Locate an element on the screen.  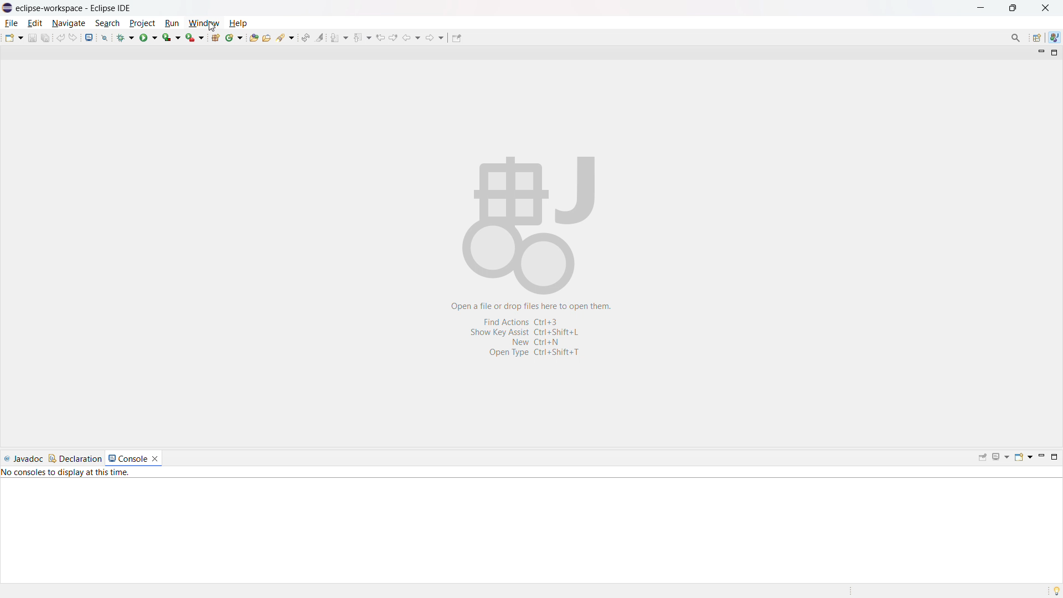
eclipse-workspace-Eclipse IDE is located at coordinates (73, 8).